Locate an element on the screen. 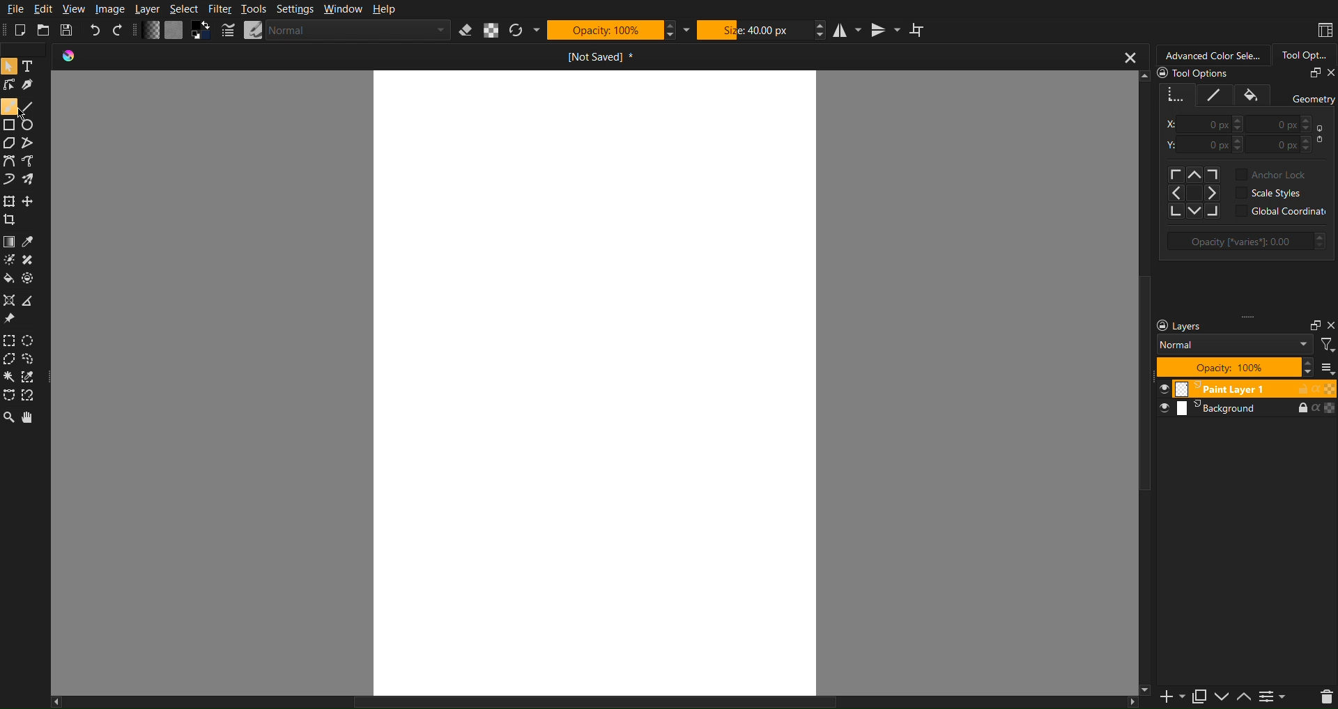  Misc Tools is located at coordinates (11, 298).